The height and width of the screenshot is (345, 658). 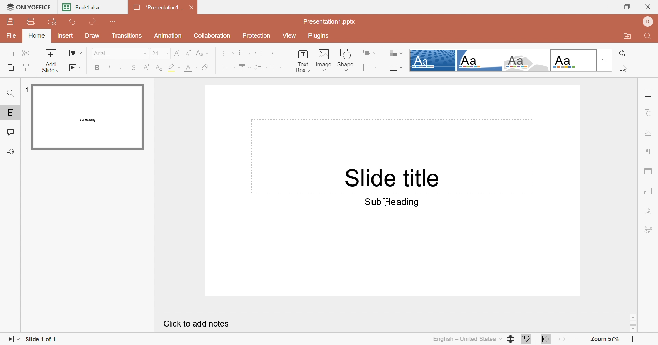 I want to click on DELL, so click(x=649, y=21).